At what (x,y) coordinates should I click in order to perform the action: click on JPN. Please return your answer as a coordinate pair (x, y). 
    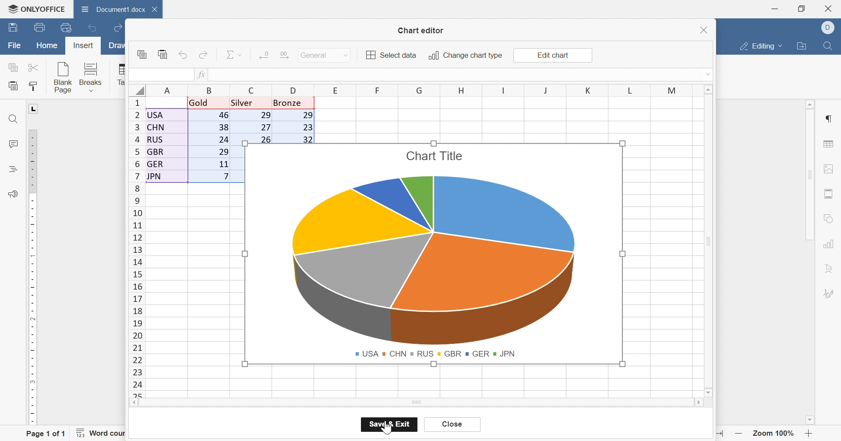
    Looking at the image, I should click on (155, 176).